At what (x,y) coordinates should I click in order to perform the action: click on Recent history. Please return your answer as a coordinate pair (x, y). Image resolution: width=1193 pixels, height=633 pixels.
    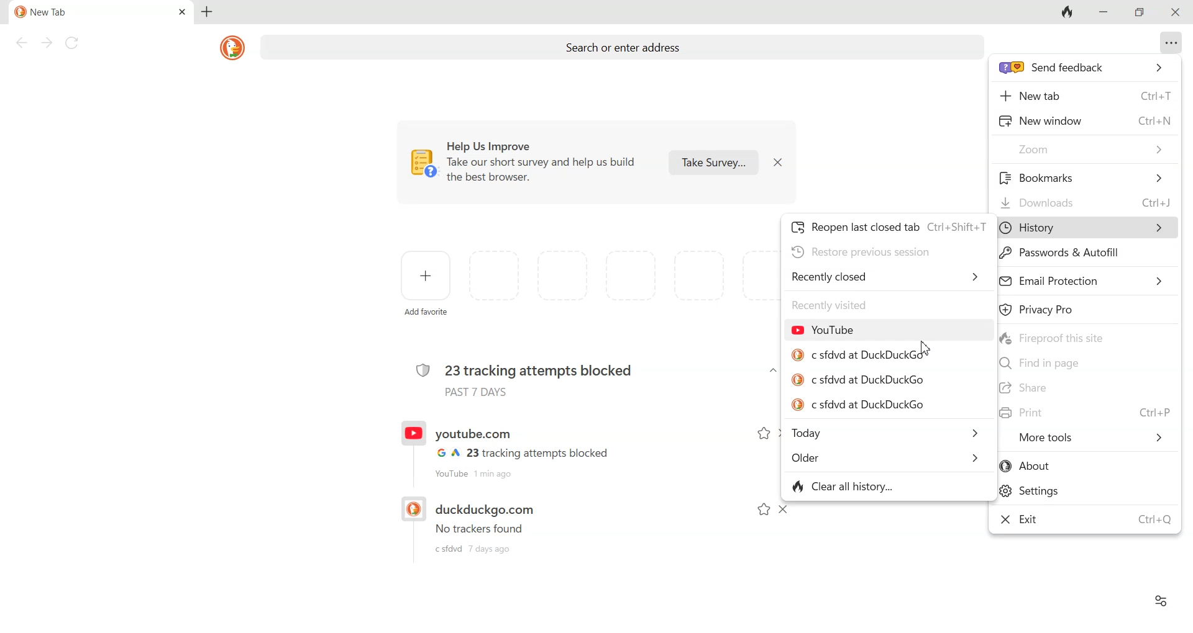
    Looking at the image, I should click on (521, 524).